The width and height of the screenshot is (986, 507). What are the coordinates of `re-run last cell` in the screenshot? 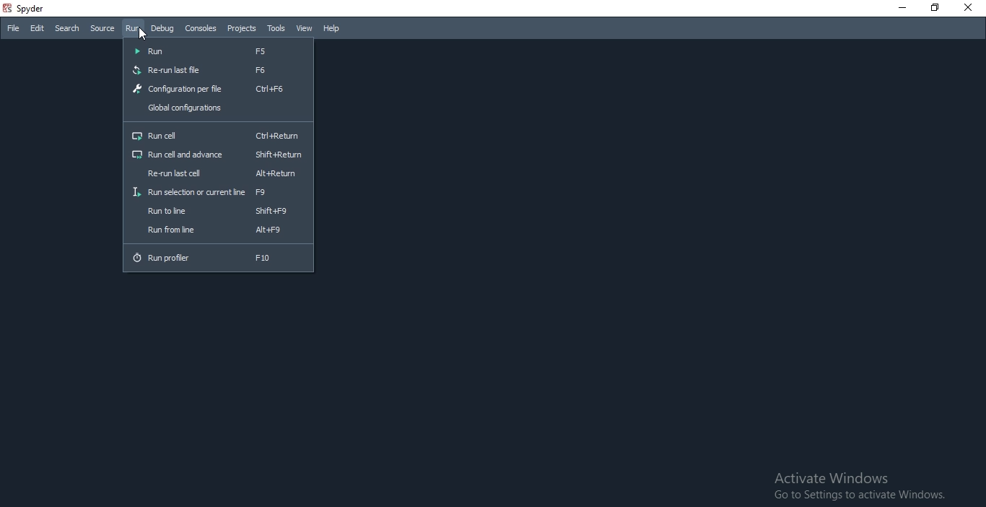 It's located at (217, 173).